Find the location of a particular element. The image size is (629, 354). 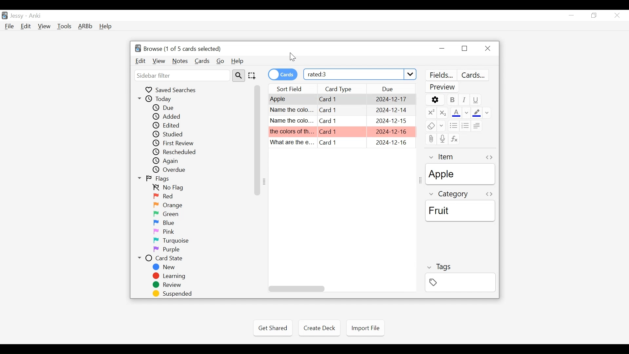

Anki is located at coordinates (36, 16).